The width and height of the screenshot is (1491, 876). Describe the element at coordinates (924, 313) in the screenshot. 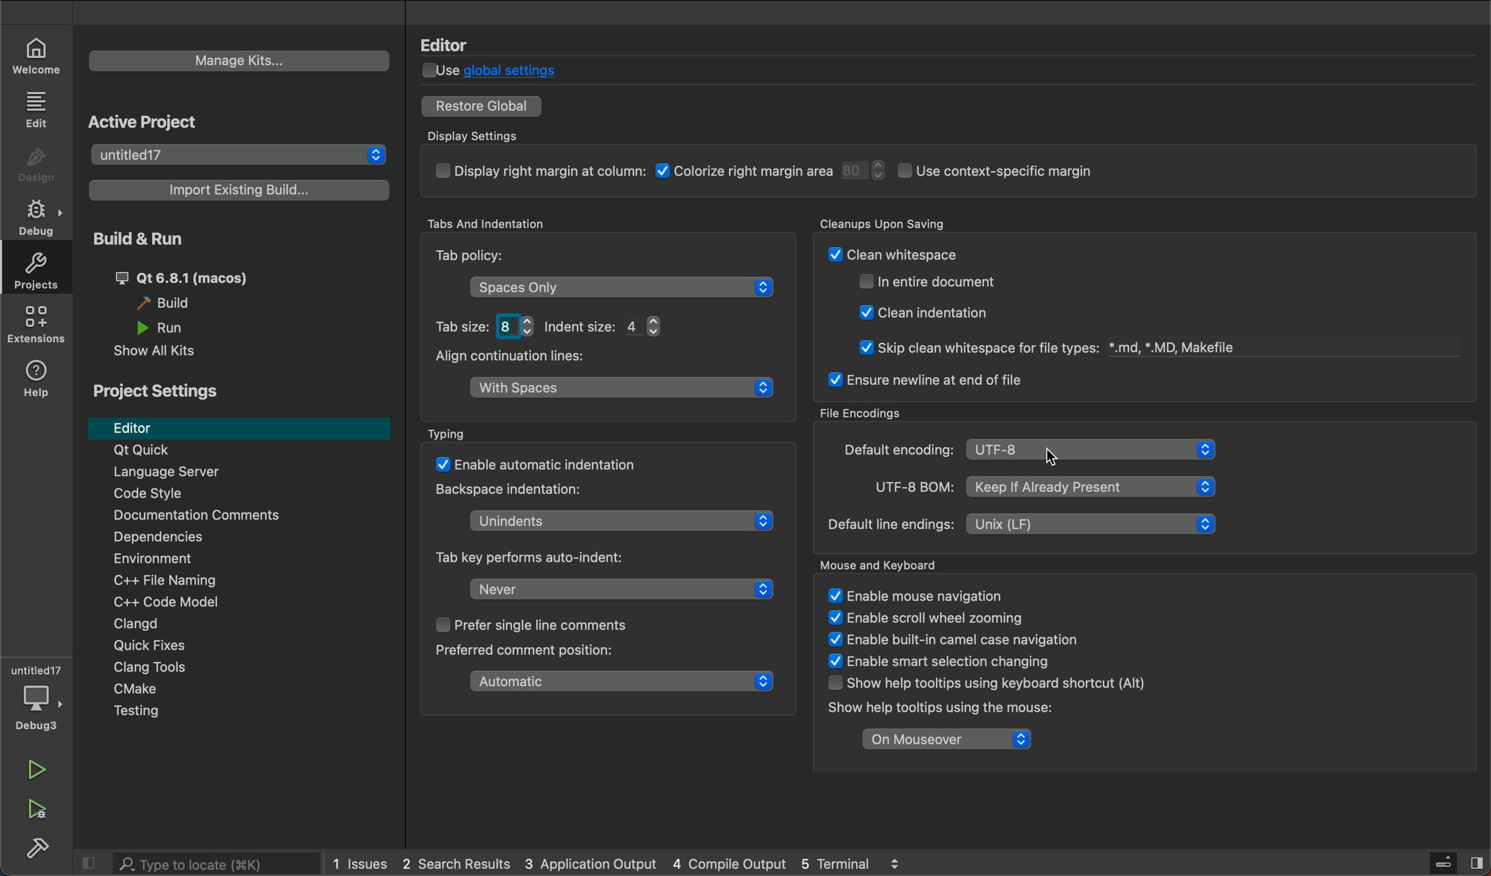

I see `@ Clean indentation` at that location.